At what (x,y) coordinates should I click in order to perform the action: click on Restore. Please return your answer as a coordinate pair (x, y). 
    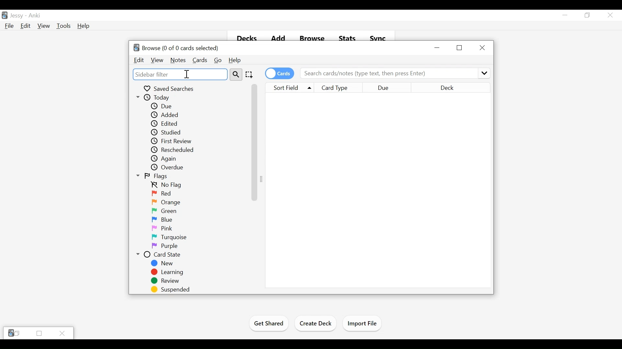
    Looking at the image, I should click on (587, 15).